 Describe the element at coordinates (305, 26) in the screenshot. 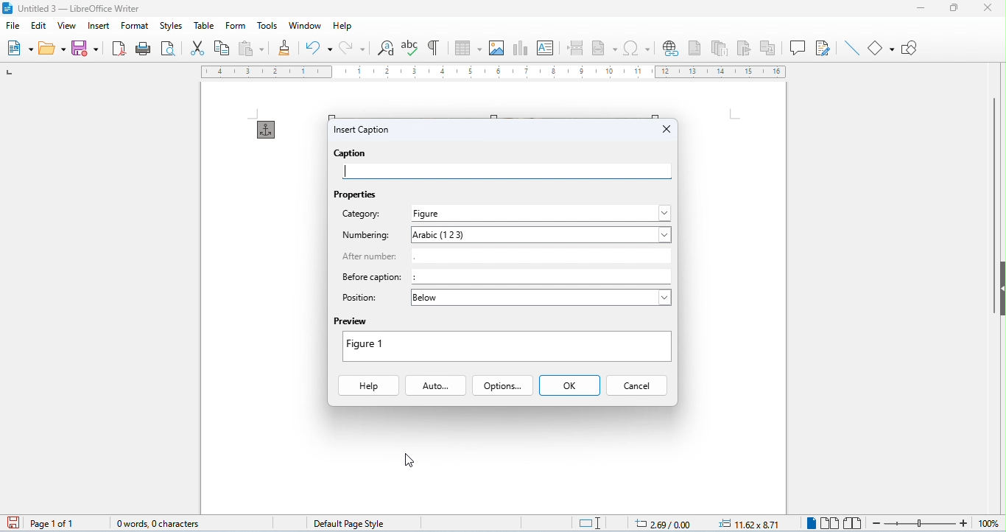

I see `window` at that location.